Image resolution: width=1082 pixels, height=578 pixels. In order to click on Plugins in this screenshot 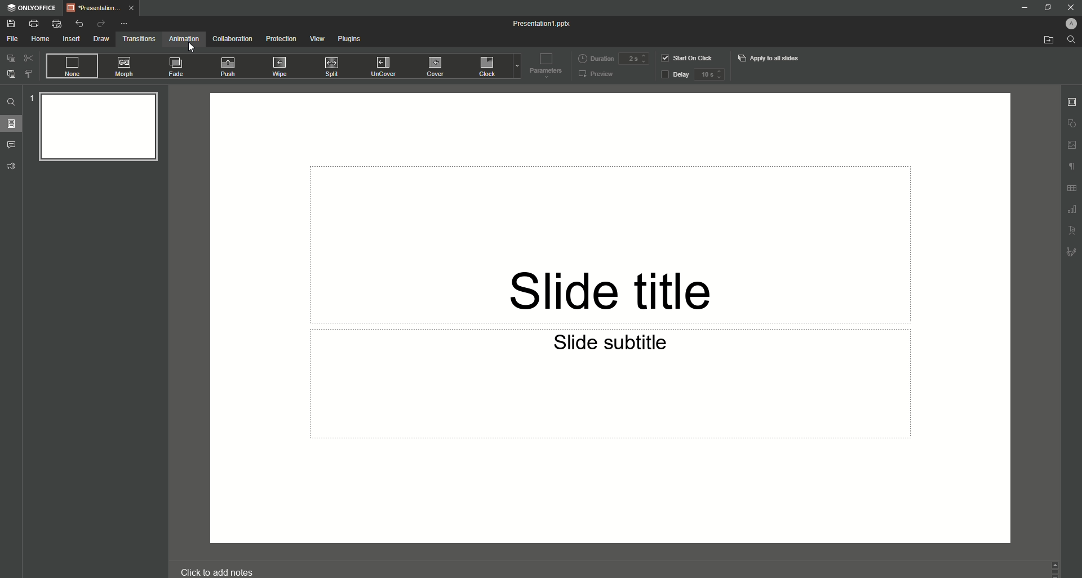, I will do `click(349, 39)`.